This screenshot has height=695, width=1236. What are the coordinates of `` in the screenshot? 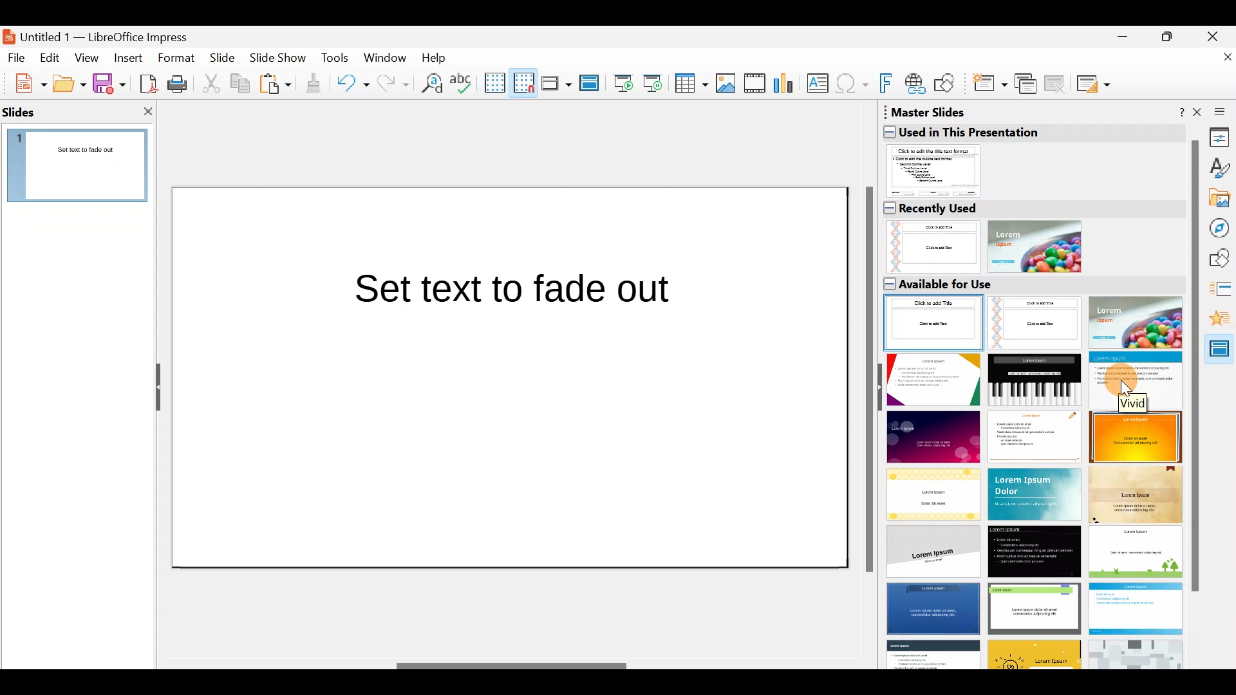 It's located at (148, 388).